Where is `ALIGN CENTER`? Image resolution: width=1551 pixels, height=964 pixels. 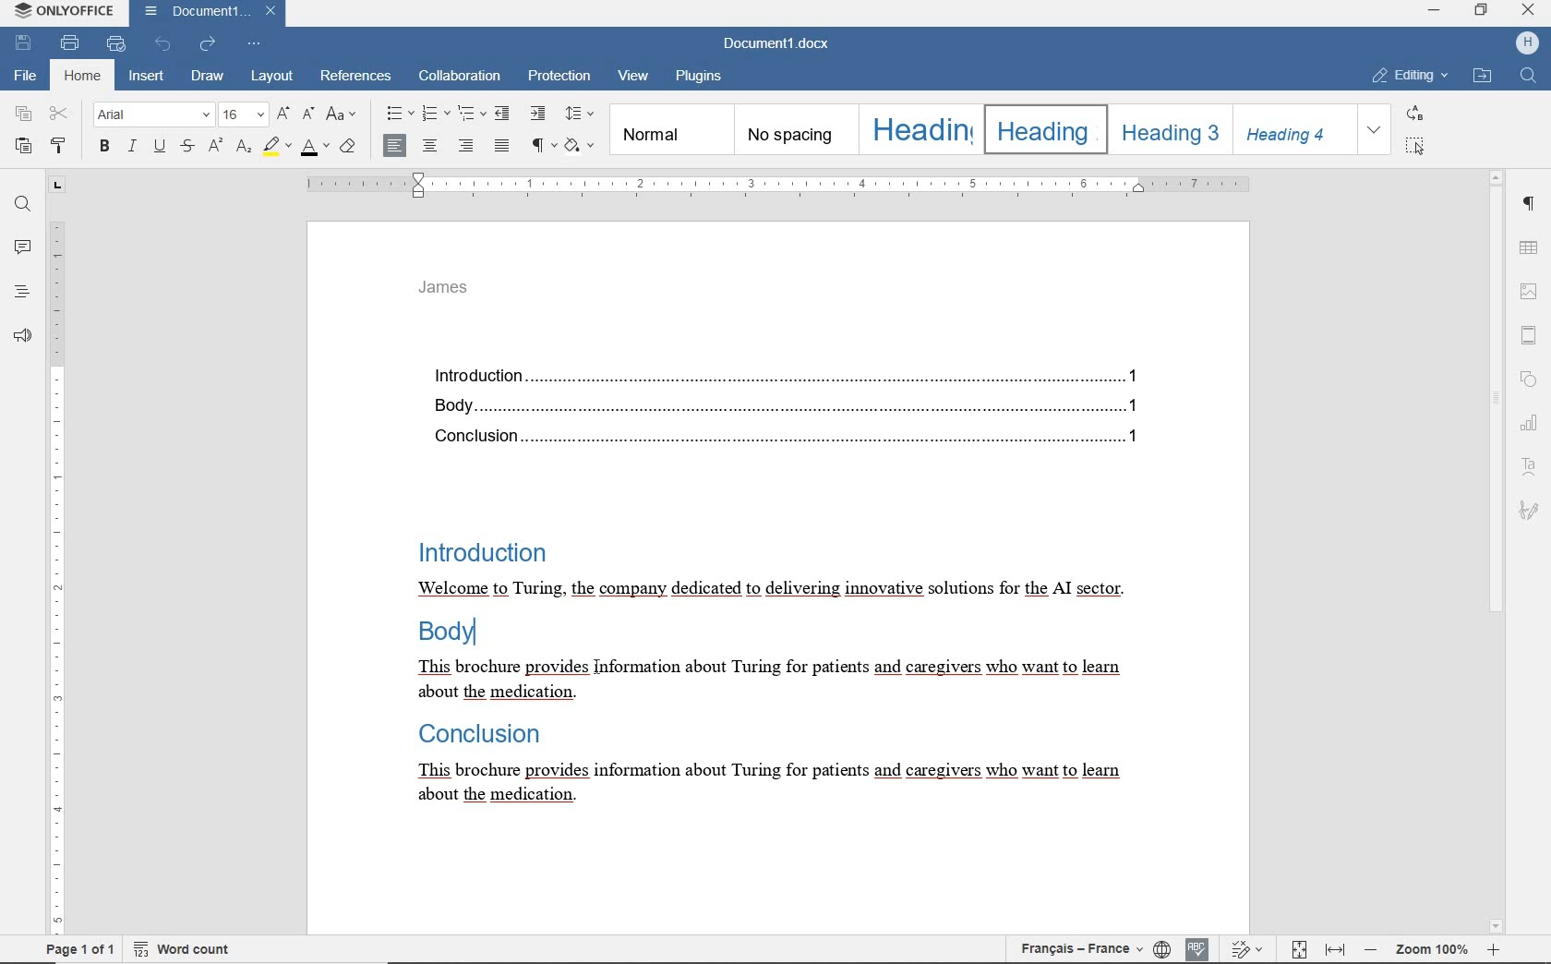 ALIGN CENTER is located at coordinates (433, 145).